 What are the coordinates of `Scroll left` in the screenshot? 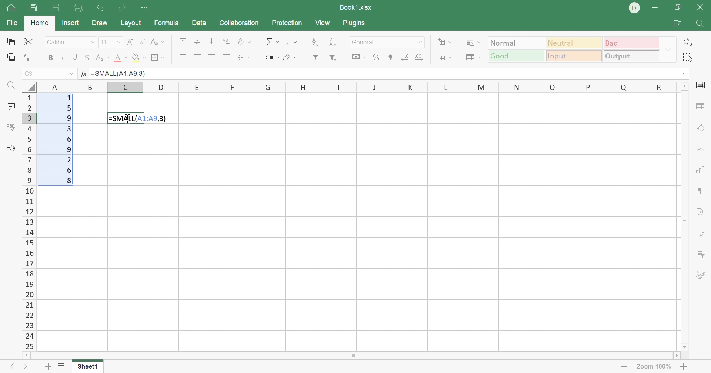 It's located at (26, 355).